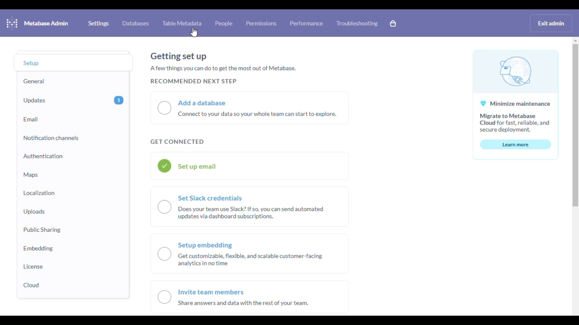 The image size is (579, 325). What do you see at coordinates (393, 23) in the screenshot?
I see `explore paid features` at bounding box center [393, 23].